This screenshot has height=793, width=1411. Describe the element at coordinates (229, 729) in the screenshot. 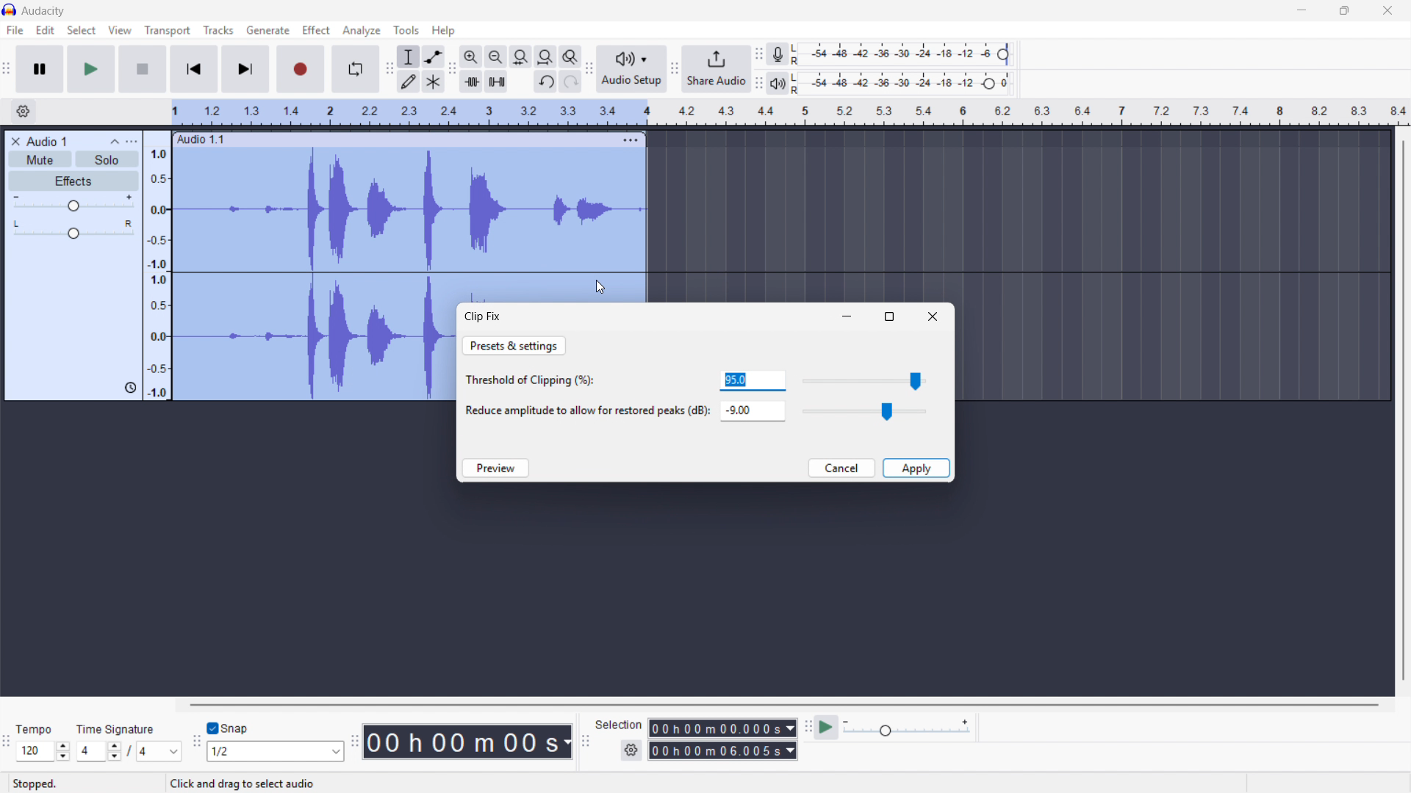

I see `Toggle snap` at that location.